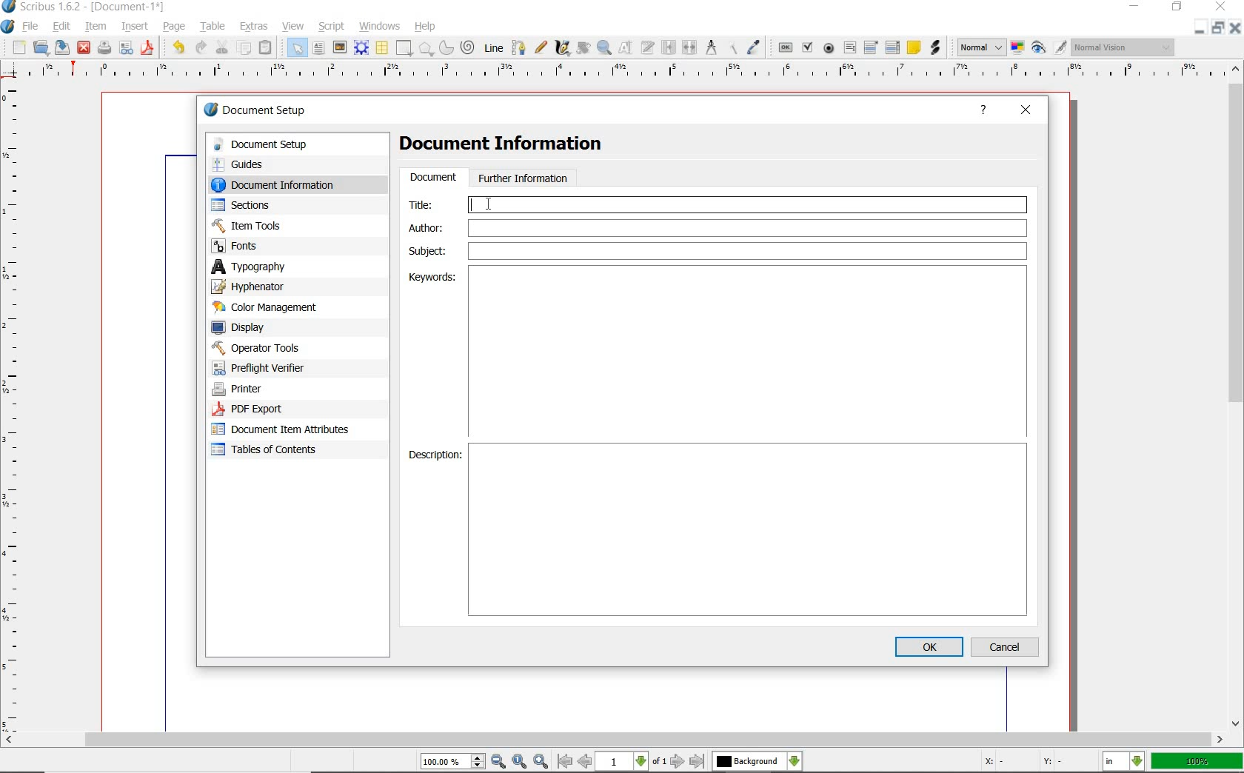  What do you see at coordinates (62, 26) in the screenshot?
I see `edit` at bounding box center [62, 26].